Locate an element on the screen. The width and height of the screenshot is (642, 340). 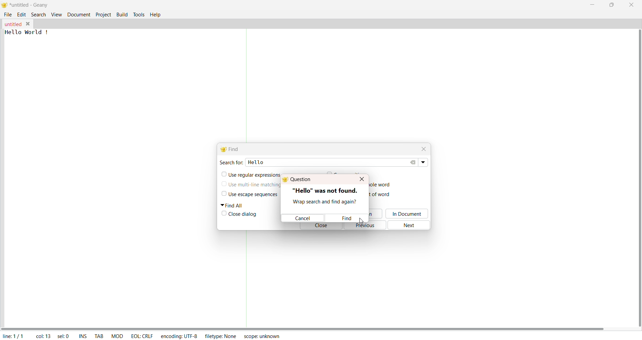
Script Unknown is located at coordinates (262, 337).